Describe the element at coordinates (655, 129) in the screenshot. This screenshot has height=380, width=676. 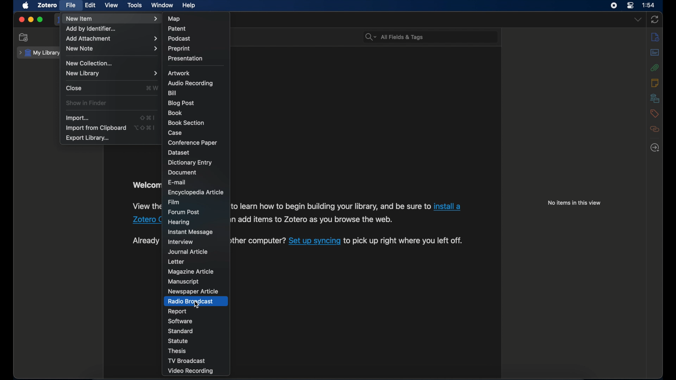
I see `related` at that location.